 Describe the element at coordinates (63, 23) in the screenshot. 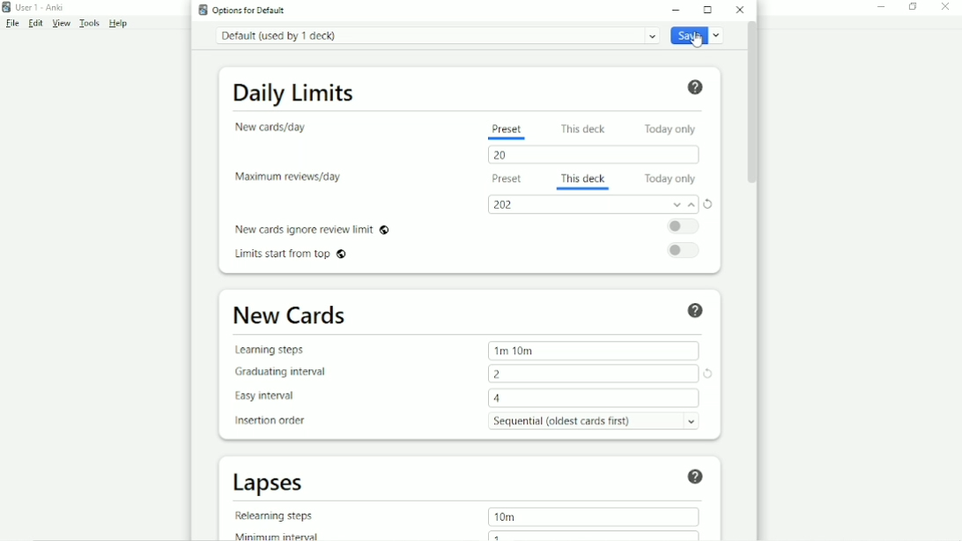

I see `View` at that location.